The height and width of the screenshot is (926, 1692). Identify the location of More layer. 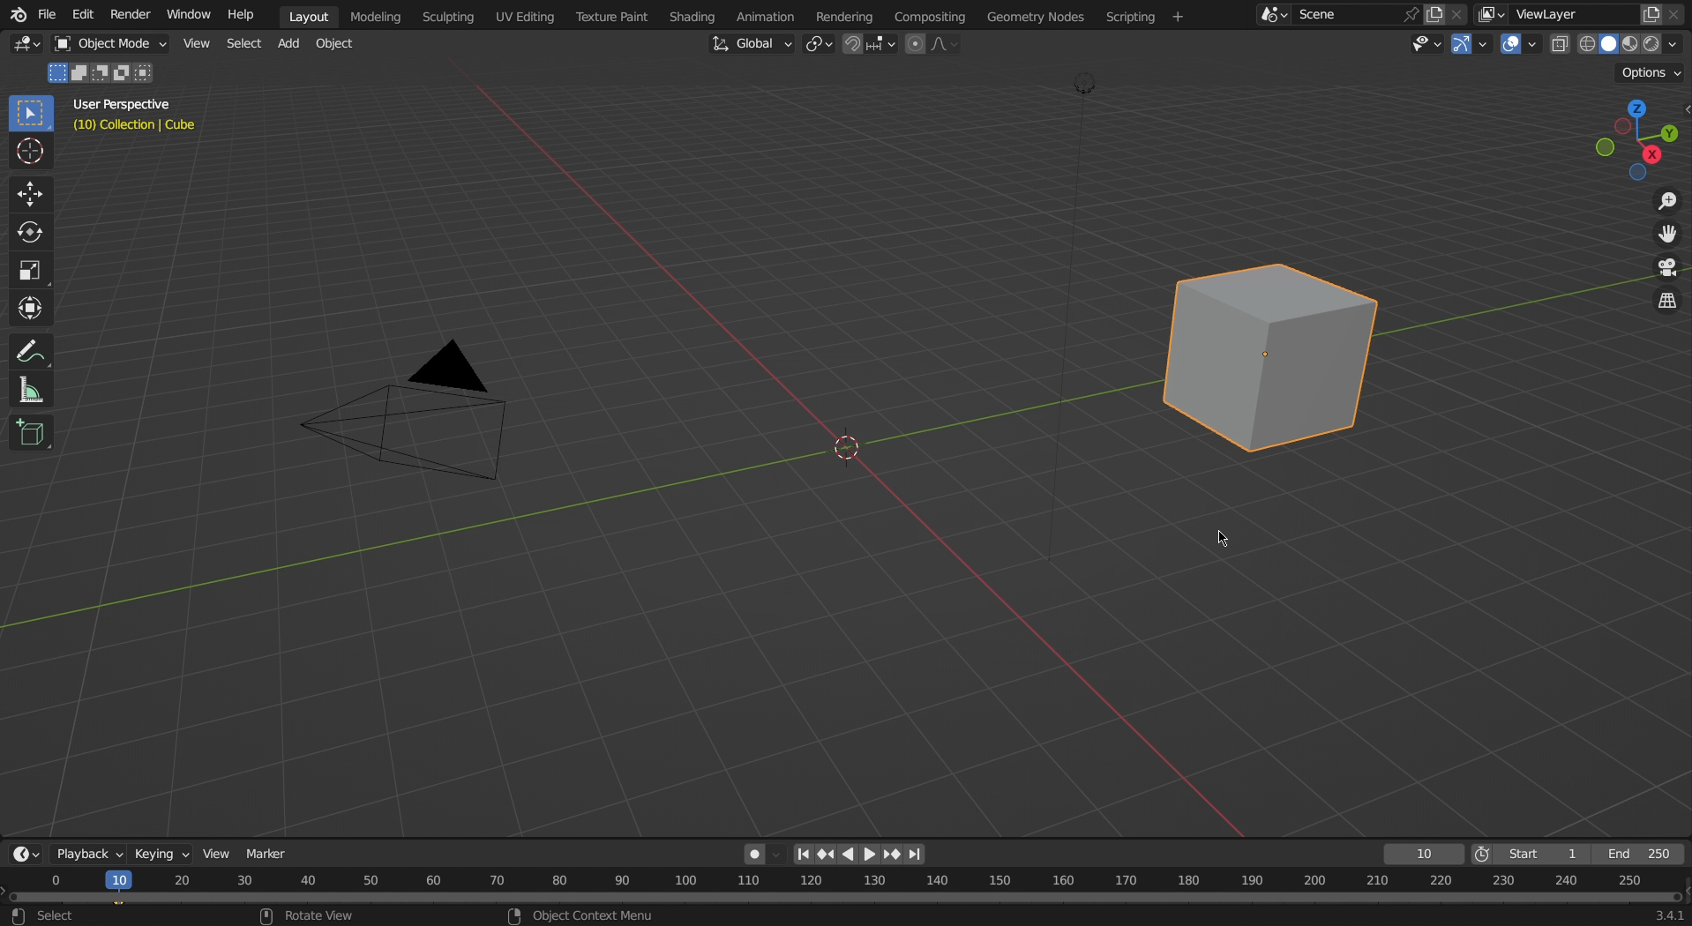
(1492, 15).